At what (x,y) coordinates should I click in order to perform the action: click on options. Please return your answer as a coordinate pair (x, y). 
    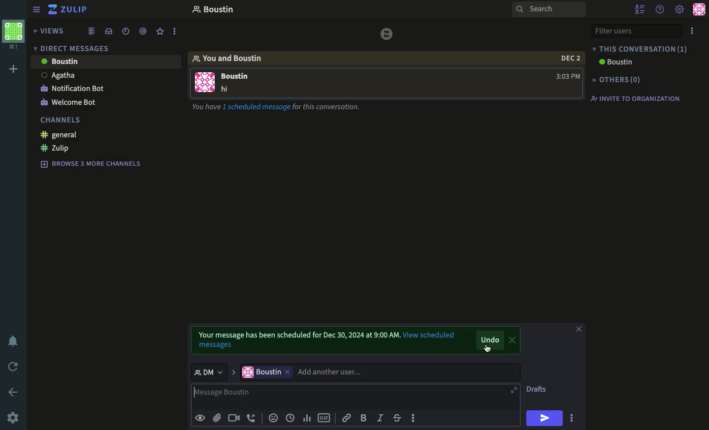
    Looking at the image, I should click on (416, 419).